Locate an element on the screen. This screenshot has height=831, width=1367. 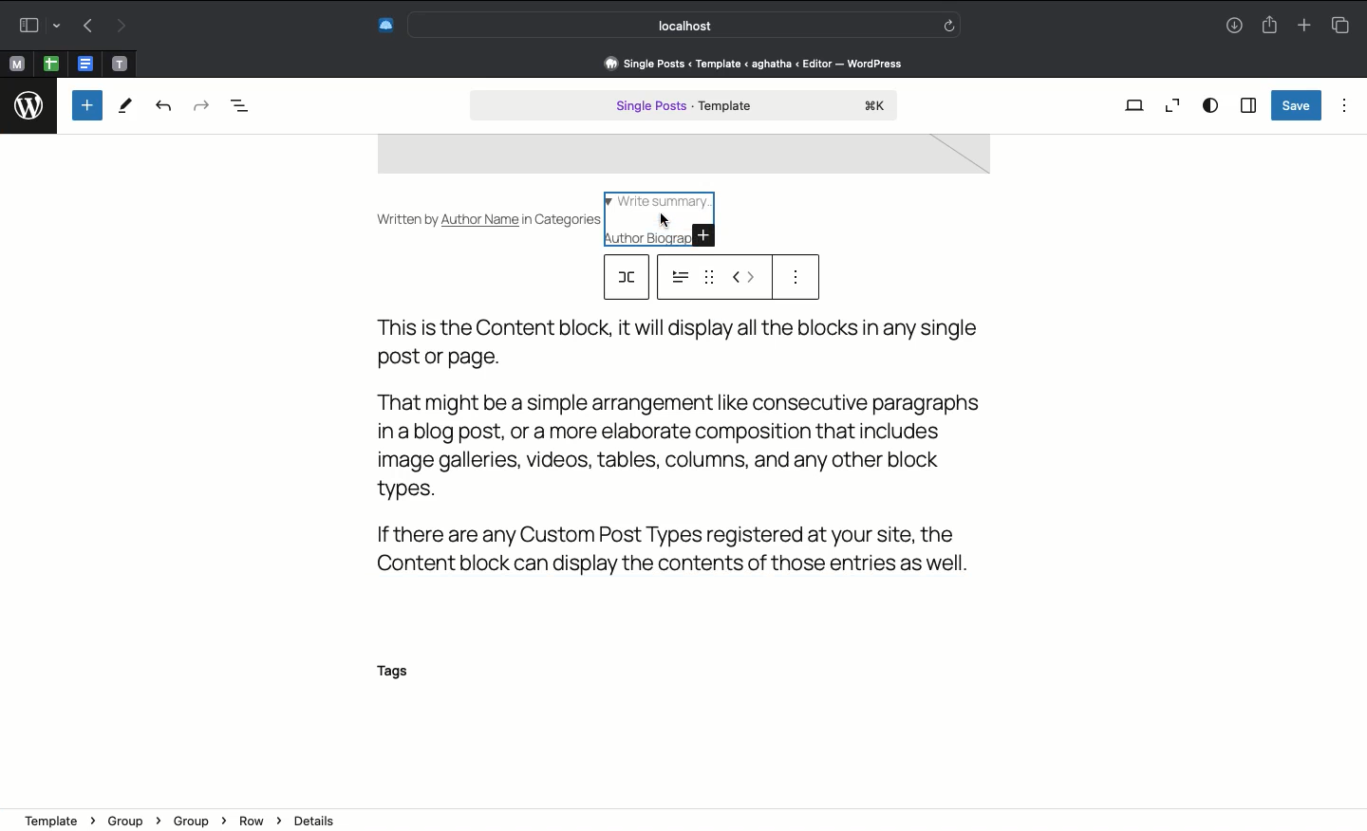
Group is located at coordinates (197, 820).